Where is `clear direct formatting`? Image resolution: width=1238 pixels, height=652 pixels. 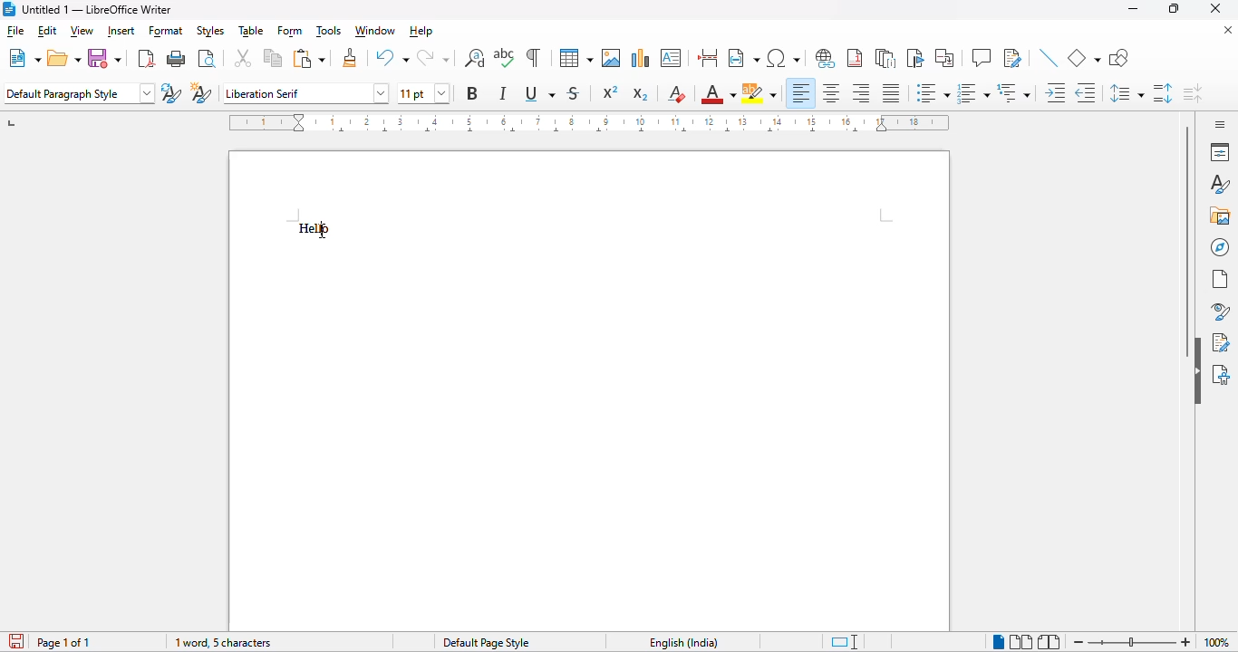
clear direct formatting is located at coordinates (676, 95).